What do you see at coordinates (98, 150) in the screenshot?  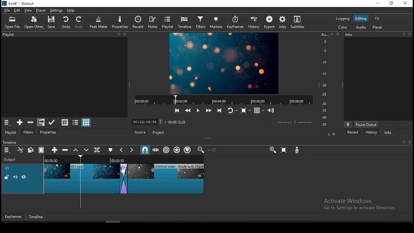 I see `split at playhead` at bounding box center [98, 150].